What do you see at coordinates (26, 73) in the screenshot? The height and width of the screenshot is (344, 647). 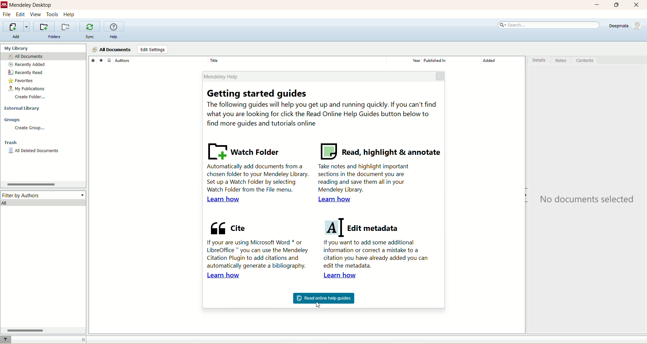 I see `recently read` at bounding box center [26, 73].